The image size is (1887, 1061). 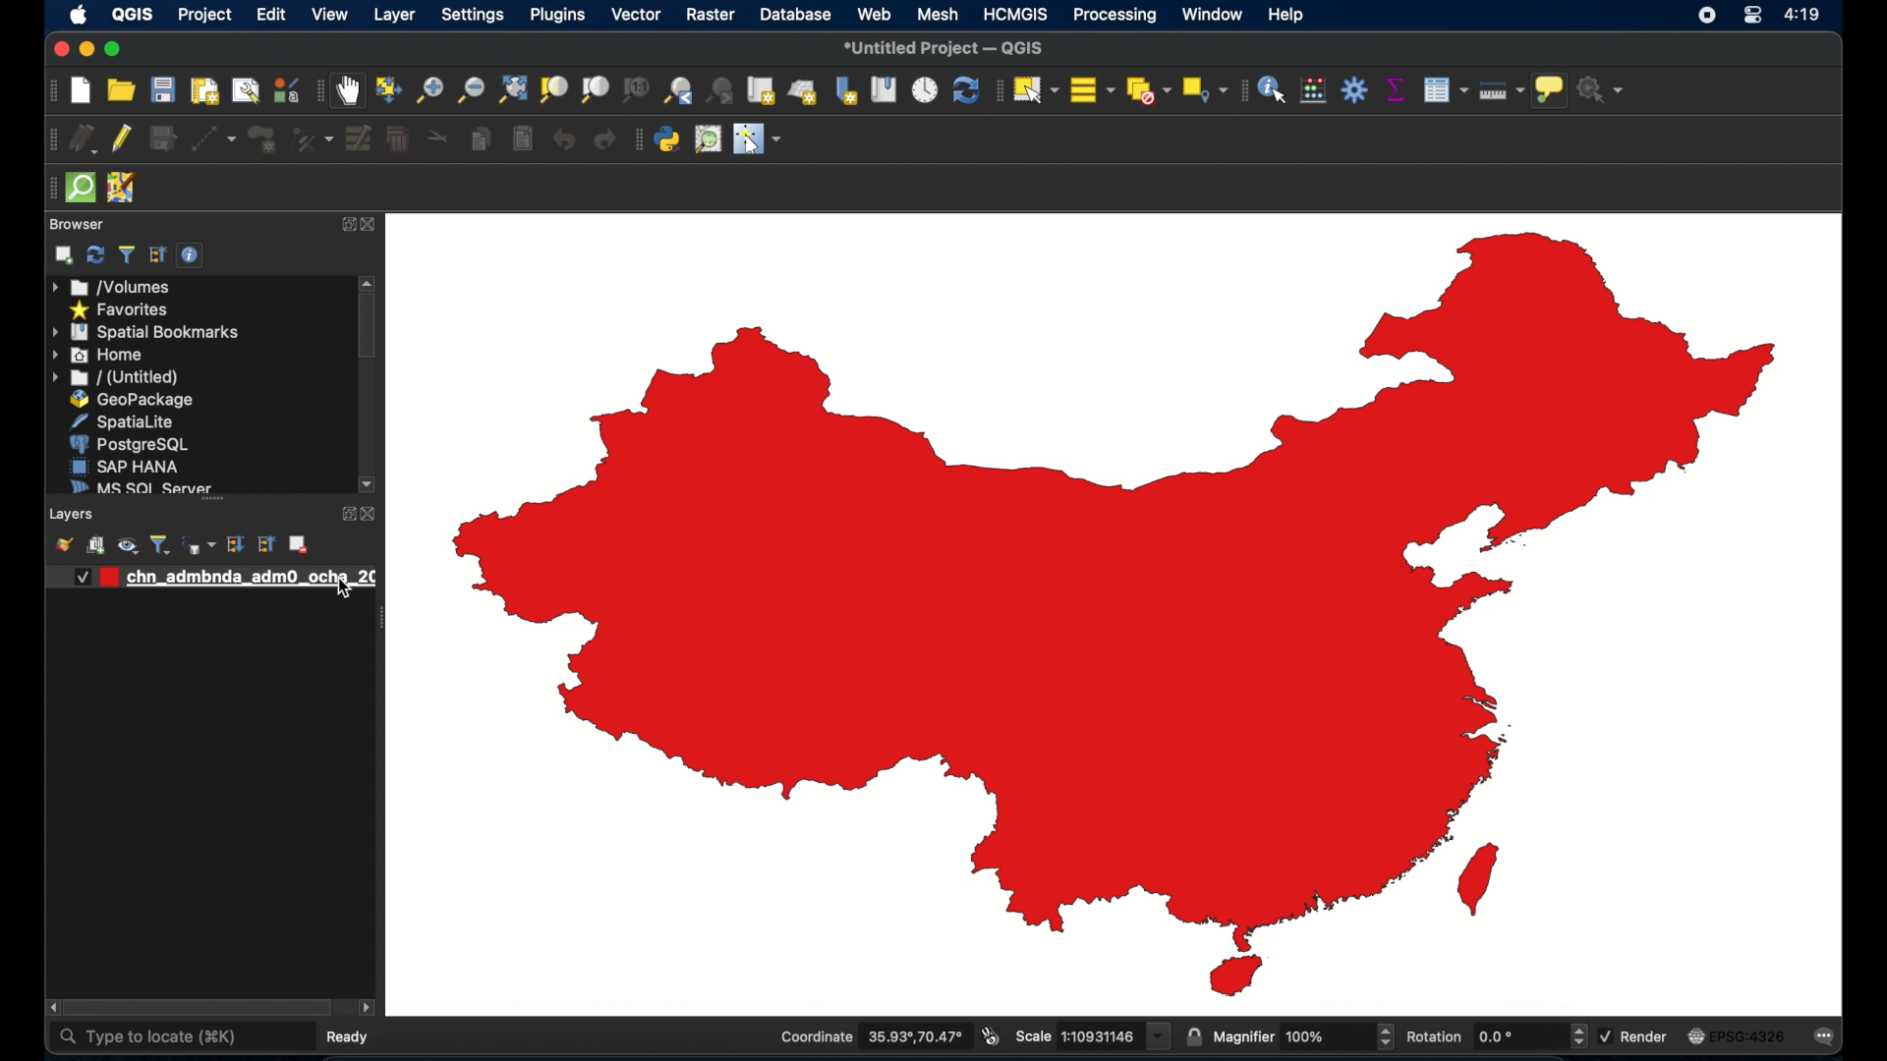 What do you see at coordinates (264, 140) in the screenshot?
I see `add polygon feature` at bounding box center [264, 140].